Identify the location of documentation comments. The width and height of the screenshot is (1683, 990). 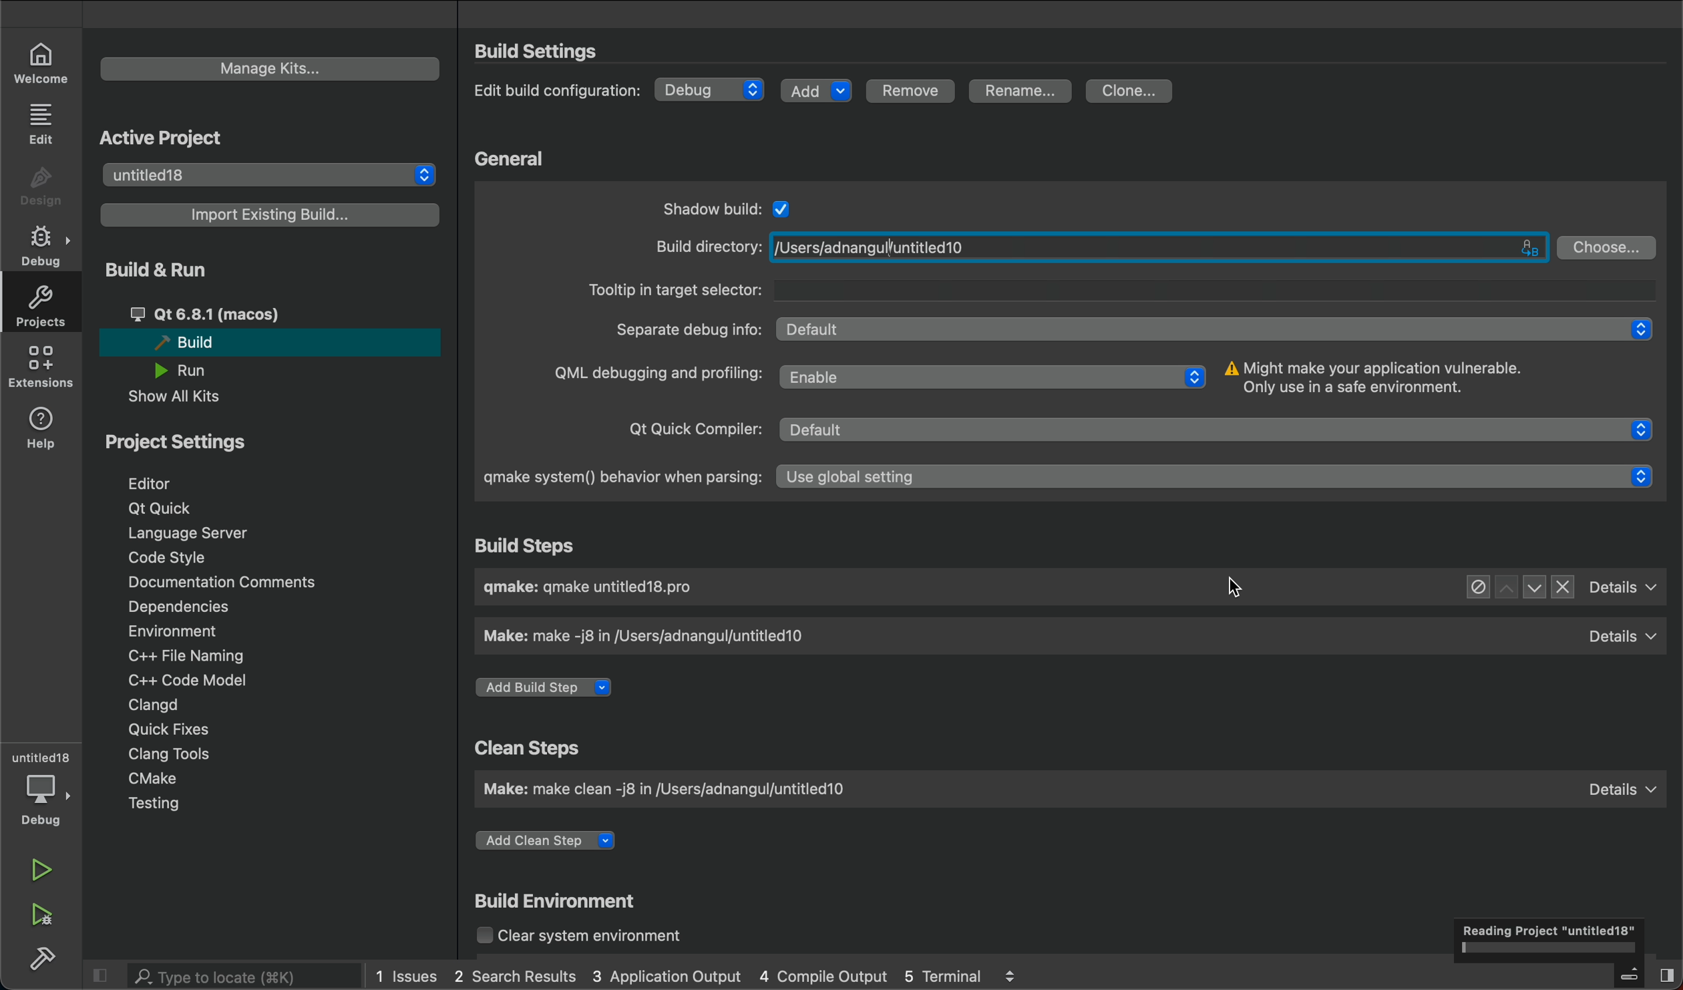
(241, 583).